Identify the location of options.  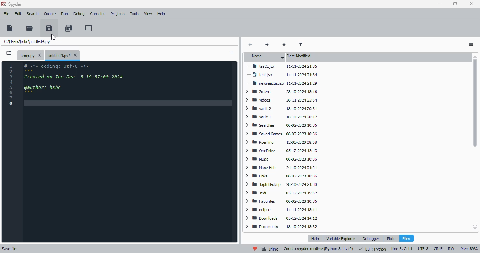
(231, 53).